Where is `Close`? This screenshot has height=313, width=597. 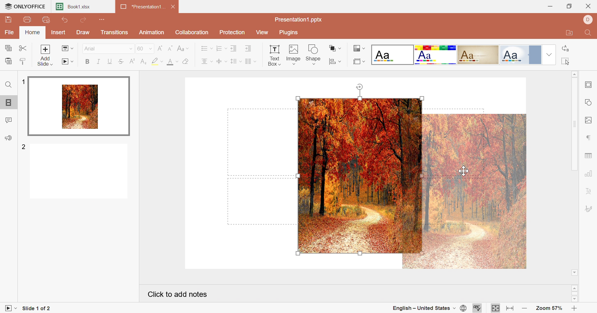 Close is located at coordinates (174, 7).